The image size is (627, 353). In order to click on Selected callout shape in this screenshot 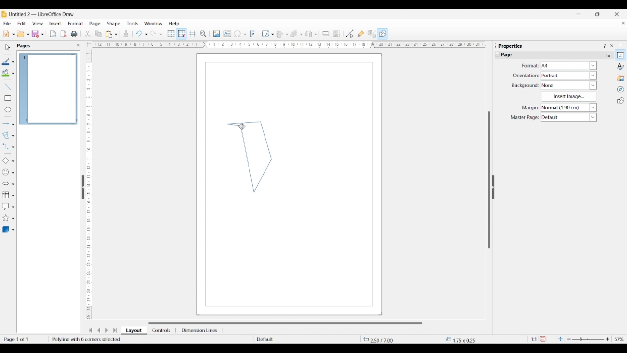, I will do `click(6, 206)`.